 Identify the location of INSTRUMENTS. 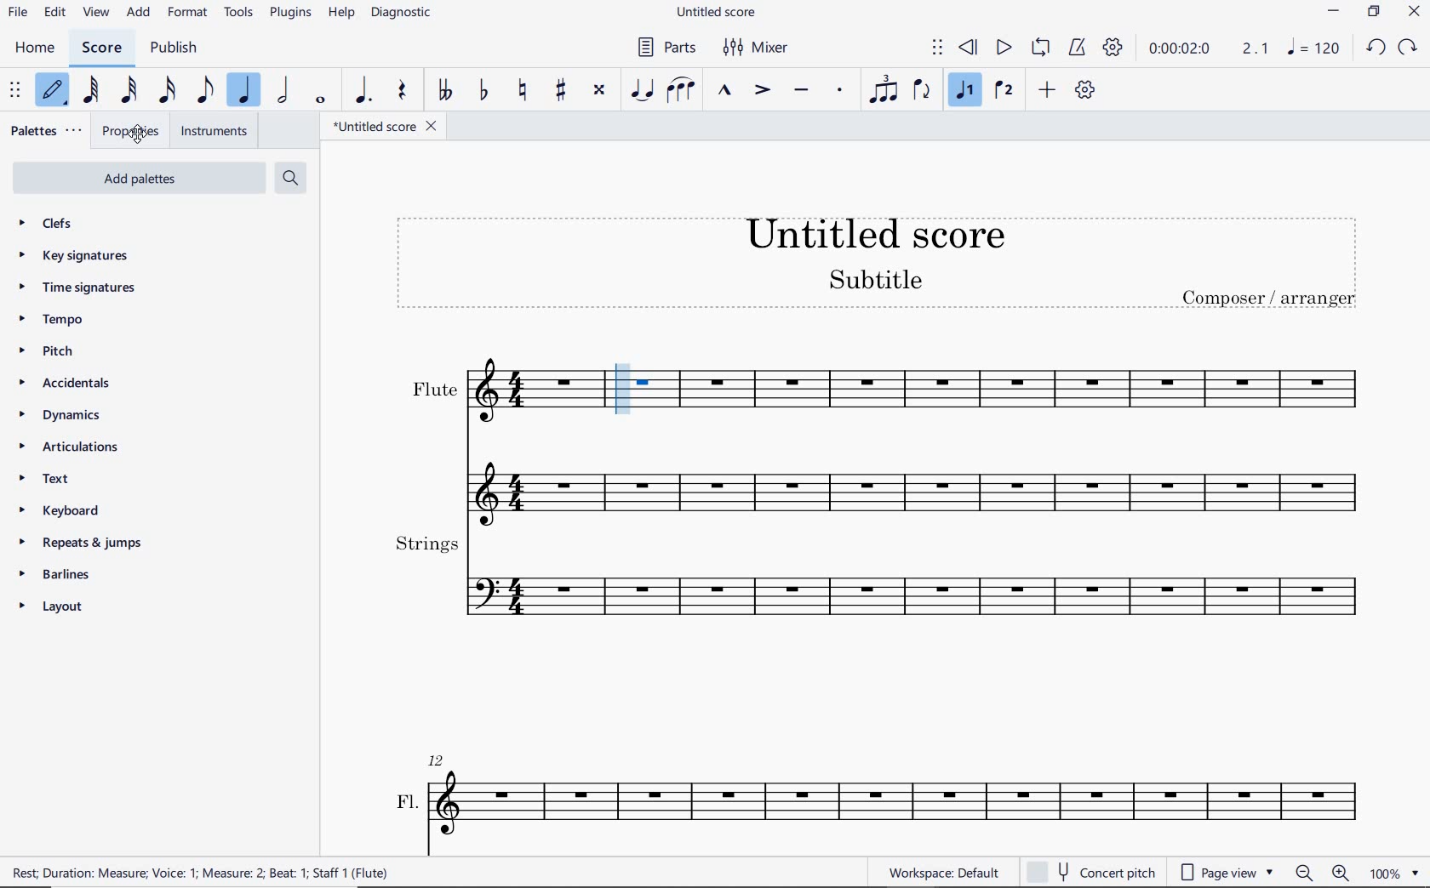
(216, 133).